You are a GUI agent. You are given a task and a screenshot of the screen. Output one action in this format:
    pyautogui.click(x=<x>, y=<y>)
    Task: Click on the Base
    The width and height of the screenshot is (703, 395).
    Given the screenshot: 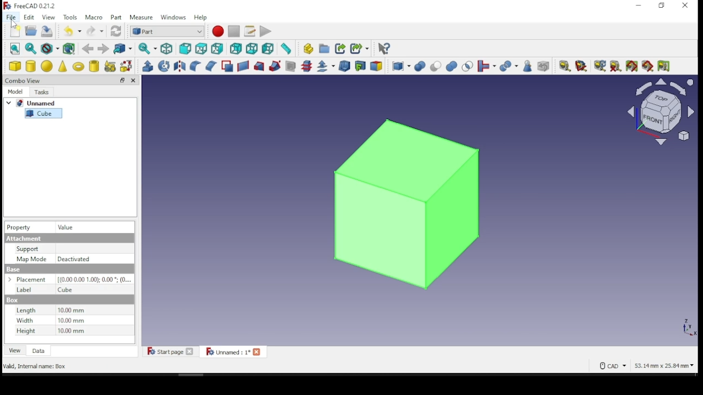 What is the action you would take?
    pyautogui.click(x=14, y=269)
    